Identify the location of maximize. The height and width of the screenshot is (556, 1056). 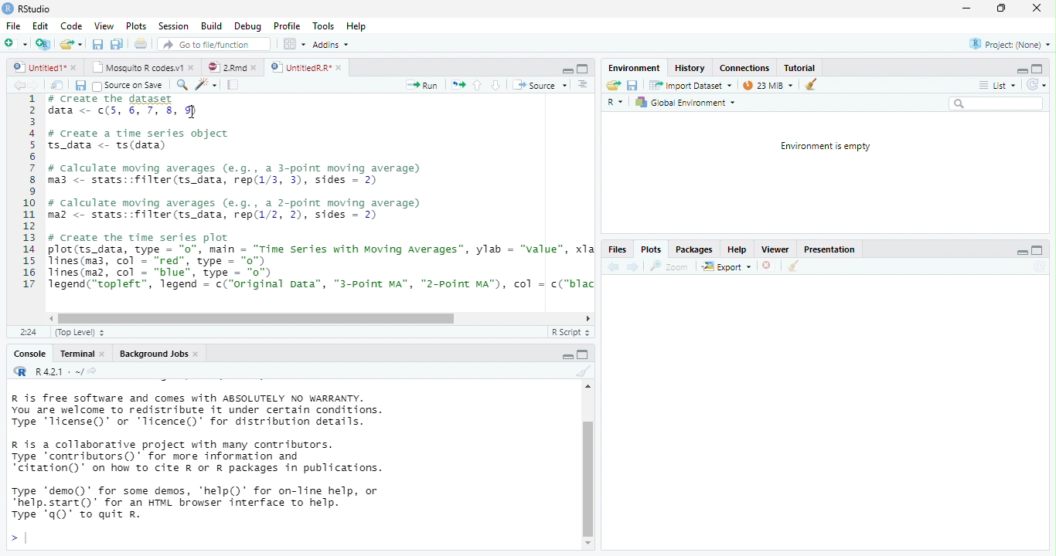
(583, 69).